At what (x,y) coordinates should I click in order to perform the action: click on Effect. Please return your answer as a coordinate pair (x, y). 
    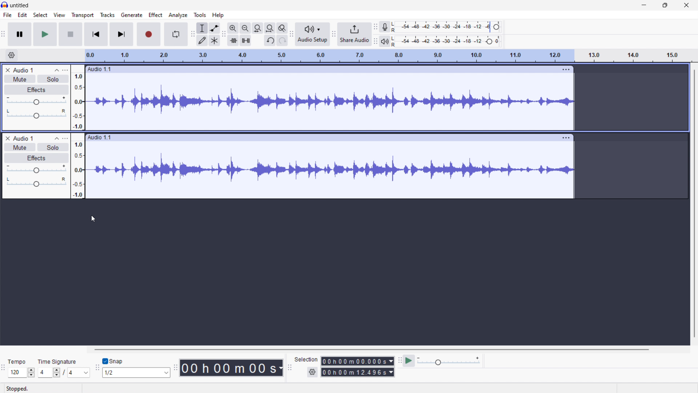
    Looking at the image, I should click on (35, 157).